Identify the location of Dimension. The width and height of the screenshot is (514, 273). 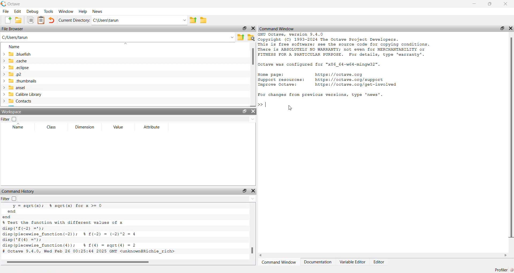
(85, 127).